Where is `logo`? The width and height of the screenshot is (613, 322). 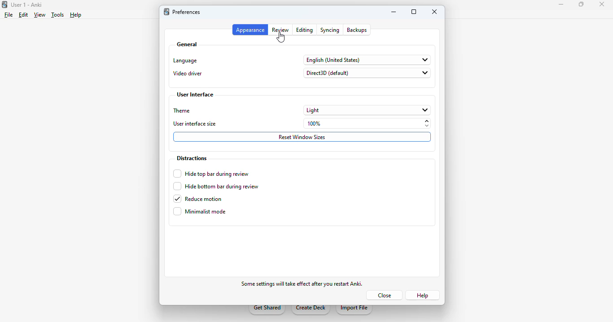 logo is located at coordinates (166, 12).